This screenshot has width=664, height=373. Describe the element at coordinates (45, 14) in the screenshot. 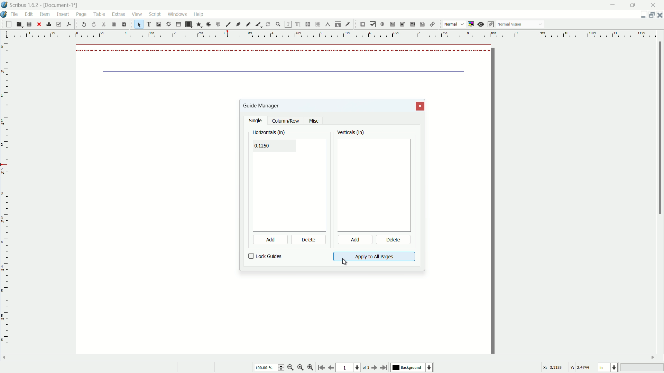

I see `item menu` at that location.